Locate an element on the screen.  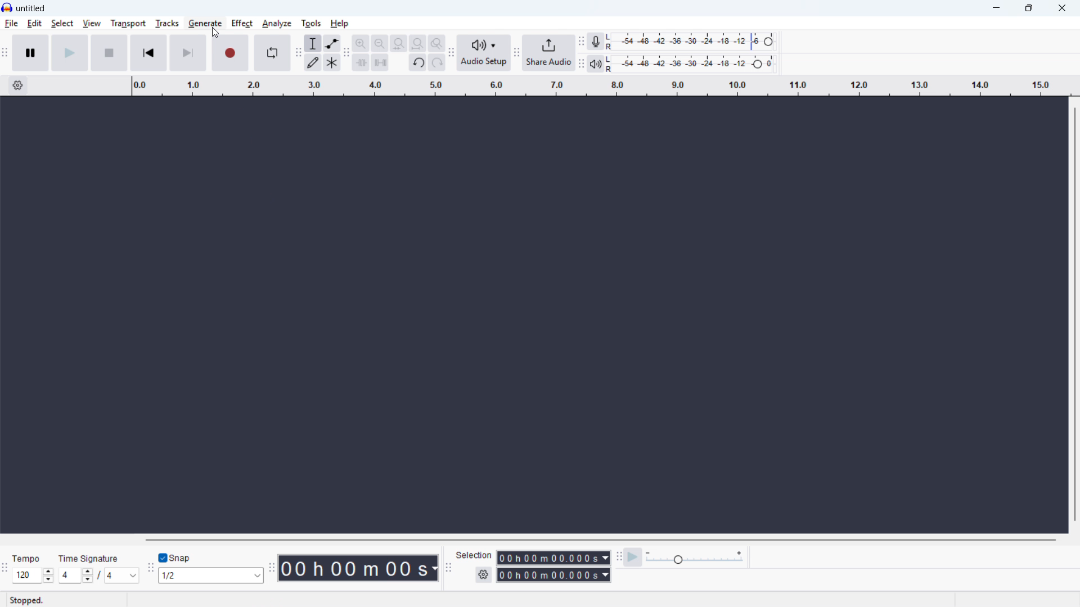
Skip to end   is located at coordinates (188, 53).